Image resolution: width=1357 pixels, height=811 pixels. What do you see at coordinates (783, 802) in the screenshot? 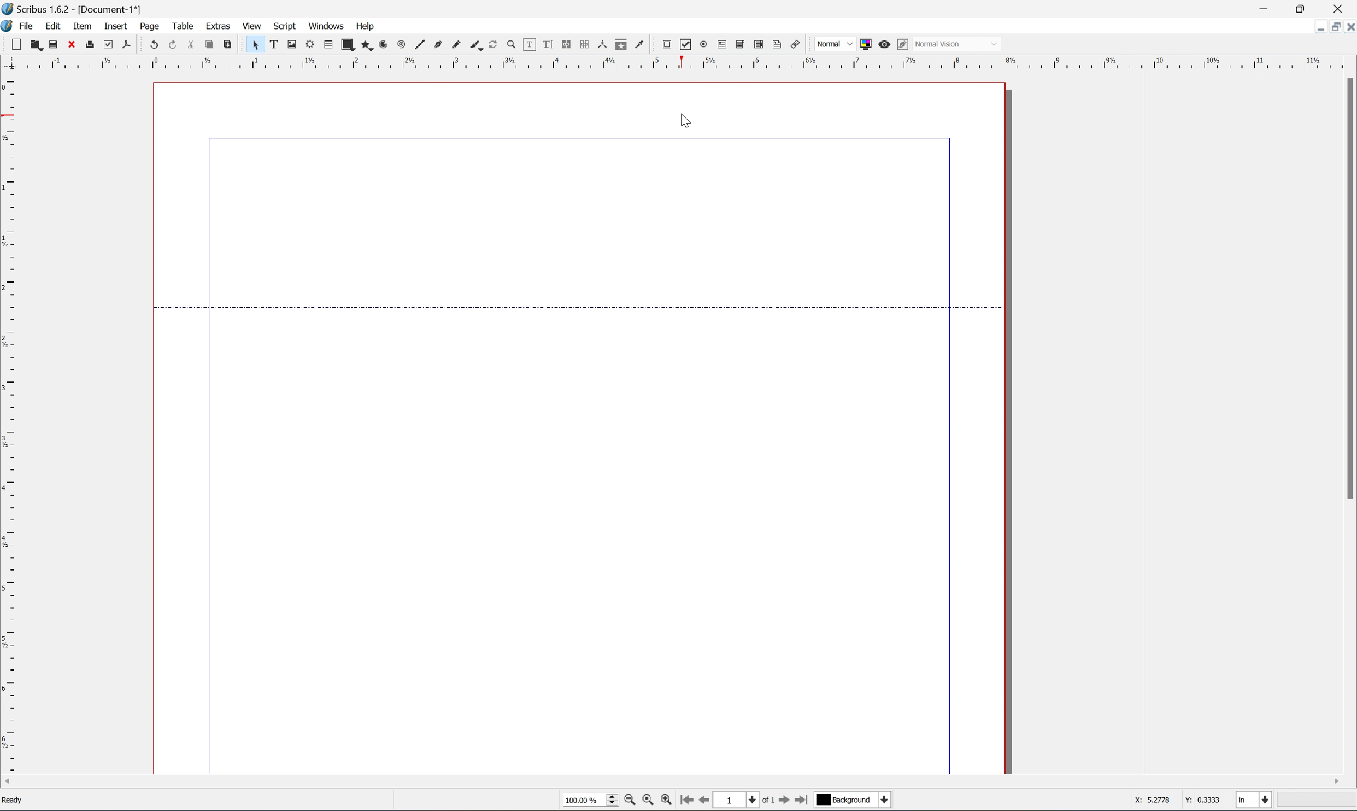
I see `go to first page` at bounding box center [783, 802].